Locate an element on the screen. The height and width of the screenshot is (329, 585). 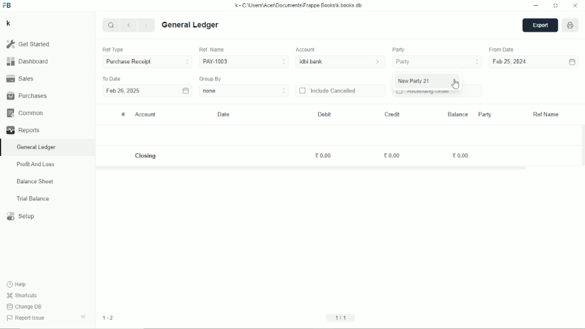
K is located at coordinates (9, 23).